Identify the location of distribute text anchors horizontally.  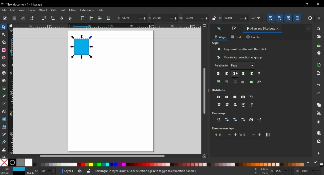
(252, 97).